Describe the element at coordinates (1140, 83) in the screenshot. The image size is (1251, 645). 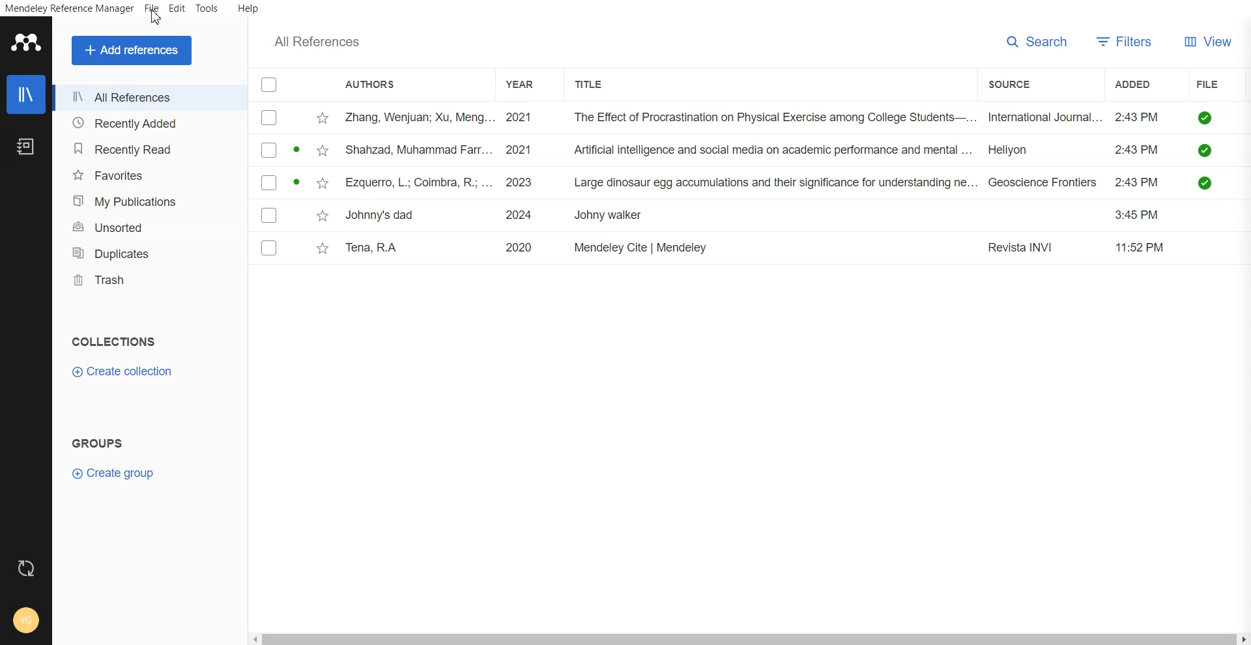
I see `Added` at that location.